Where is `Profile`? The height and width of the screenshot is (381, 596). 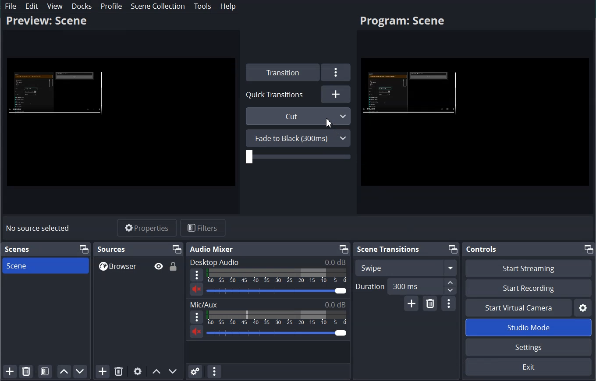 Profile is located at coordinates (111, 6).